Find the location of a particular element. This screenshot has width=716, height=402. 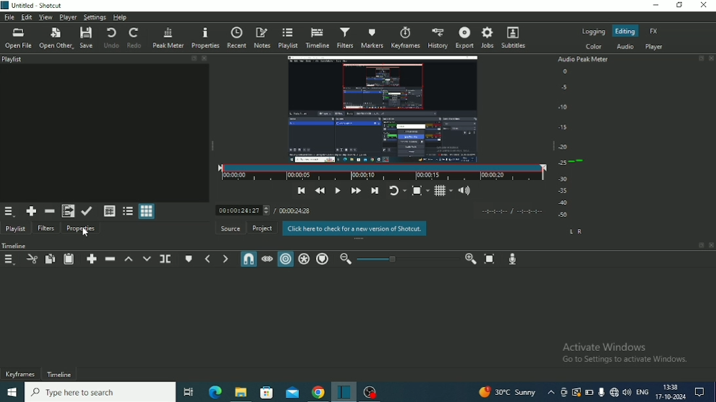

Timeline is located at coordinates (317, 37).